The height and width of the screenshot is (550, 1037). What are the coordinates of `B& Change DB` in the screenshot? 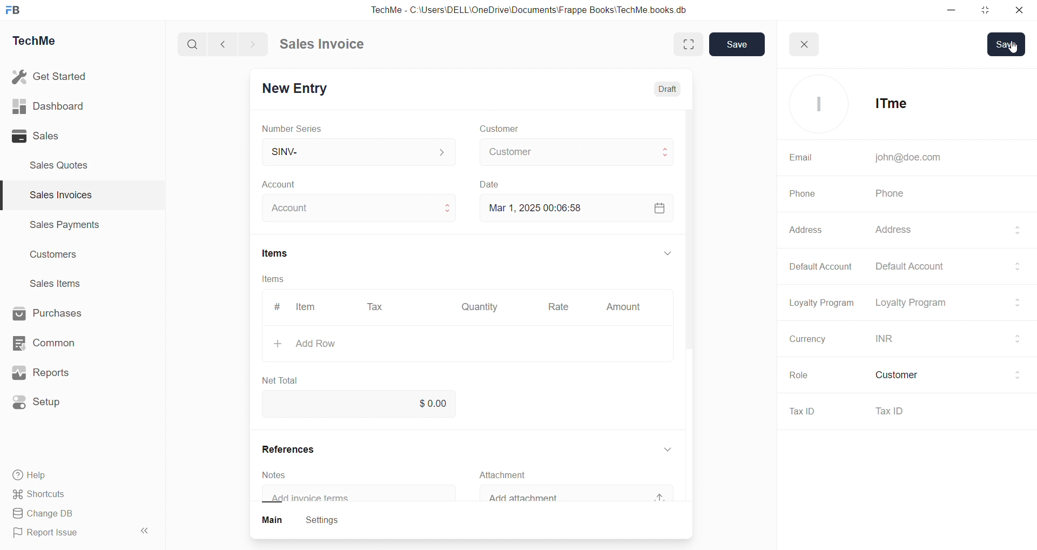 It's located at (47, 514).